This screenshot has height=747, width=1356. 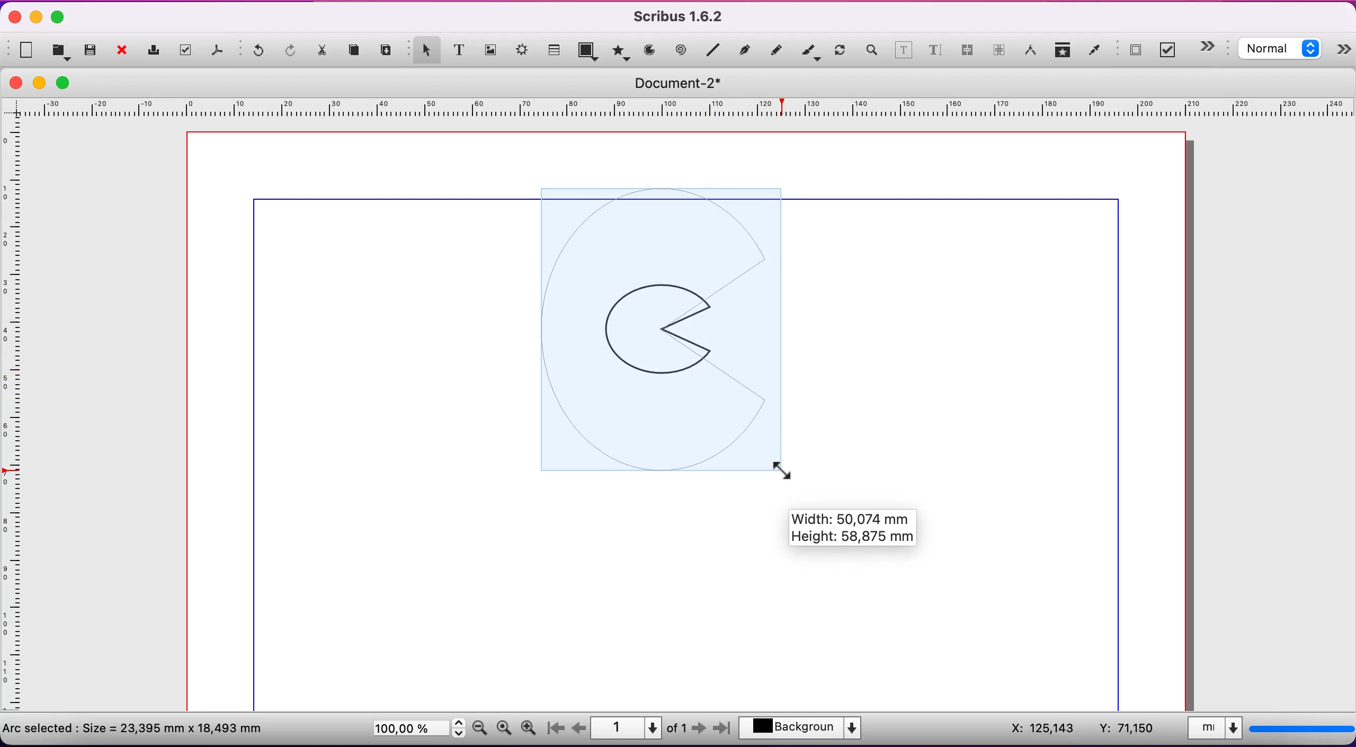 I want to click on line, so click(x=713, y=50).